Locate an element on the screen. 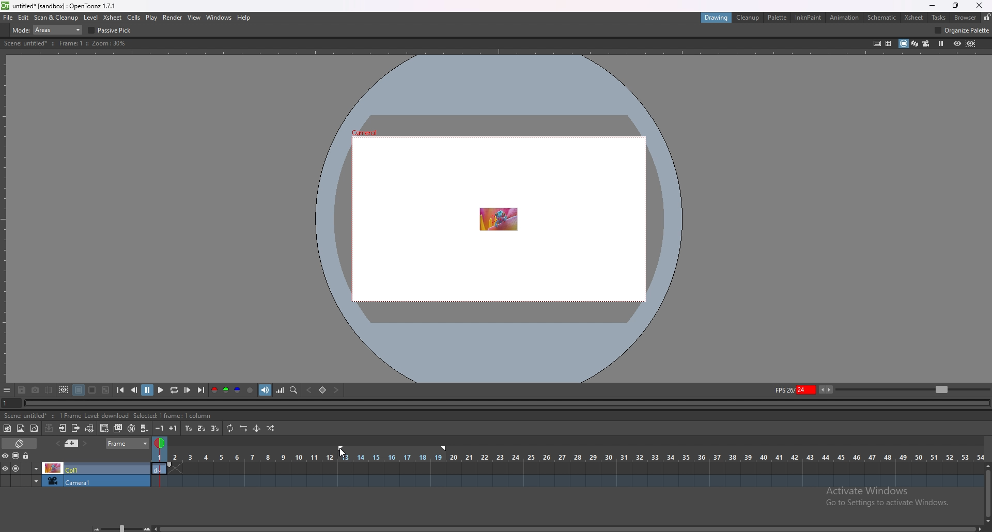 Image resolution: width=992 pixels, height=532 pixels. scroll bar is located at coordinates (987, 493).